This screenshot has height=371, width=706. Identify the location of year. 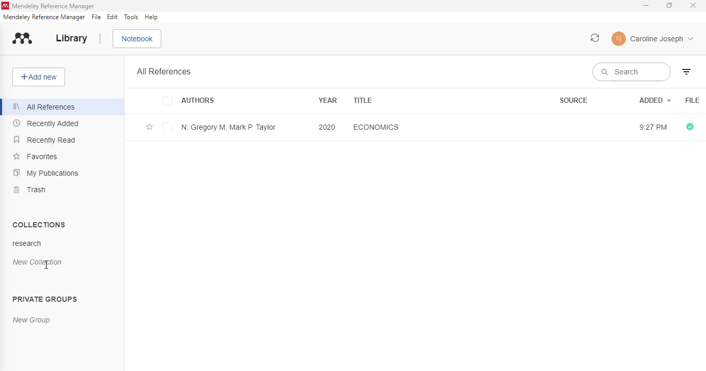
(328, 99).